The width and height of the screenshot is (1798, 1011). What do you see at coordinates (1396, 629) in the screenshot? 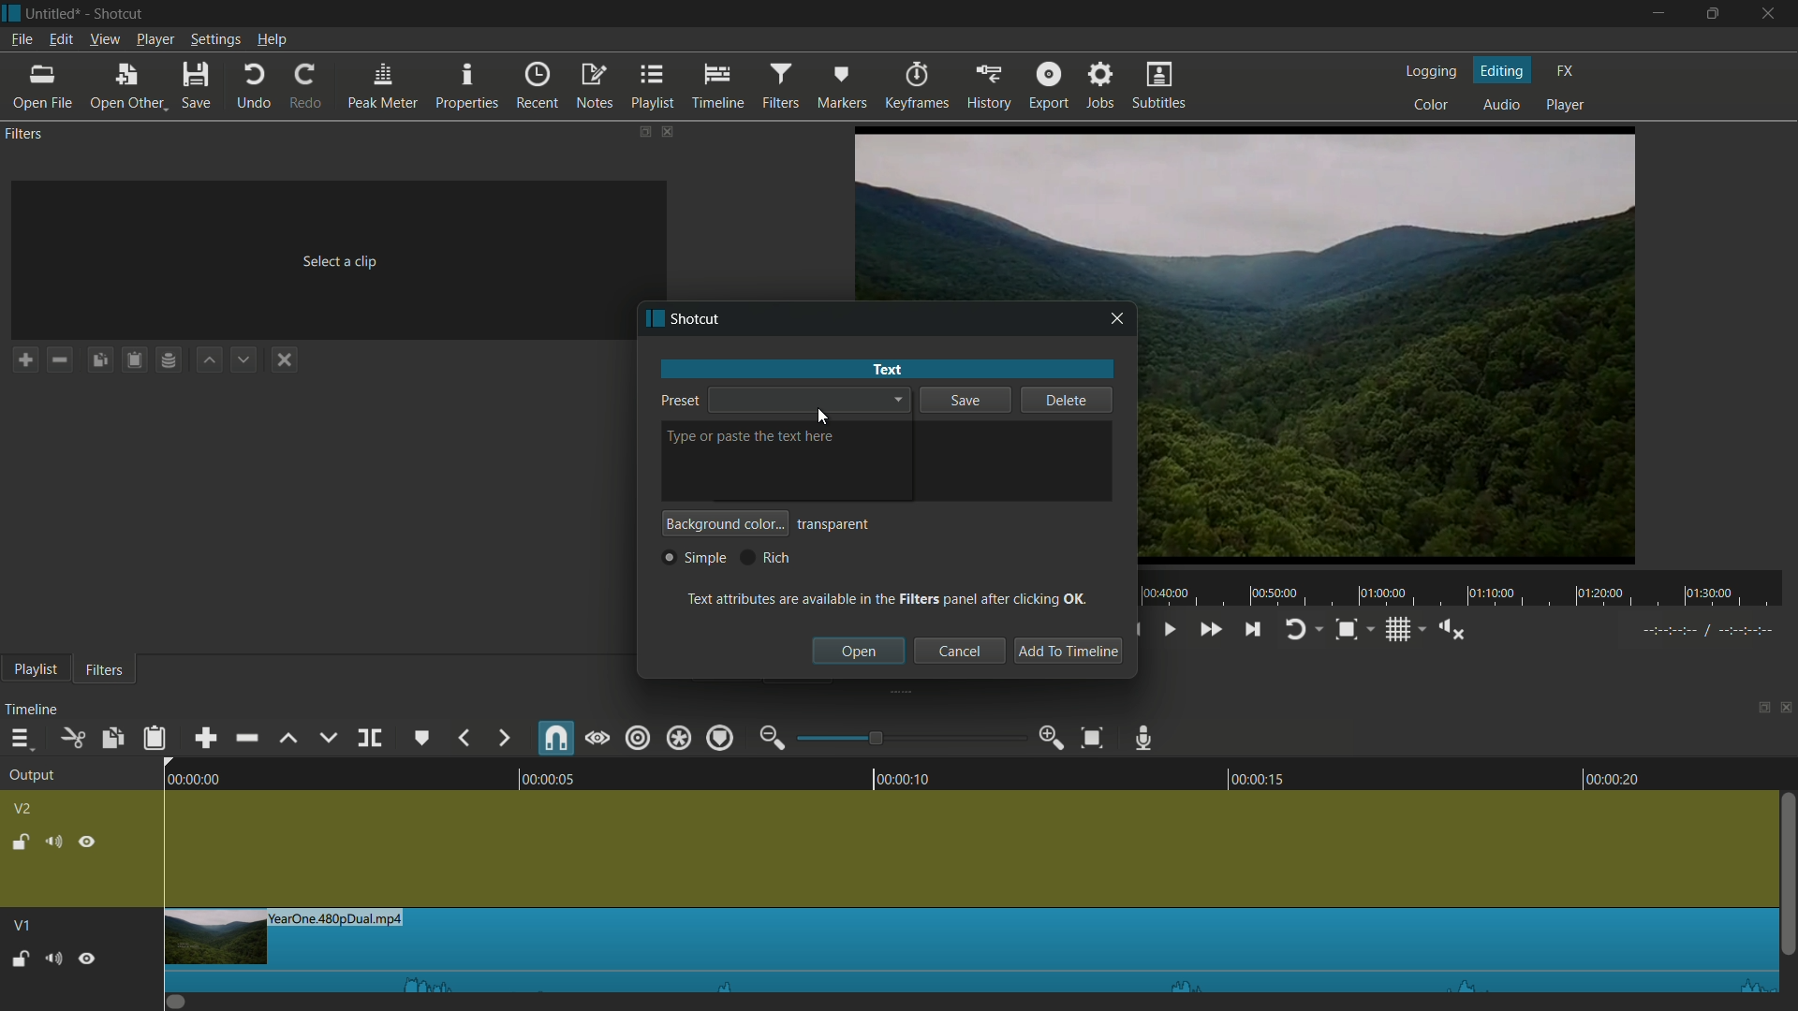
I see `toggle grid` at bounding box center [1396, 629].